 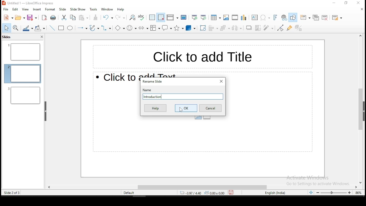 What do you see at coordinates (108, 17) in the screenshot?
I see `undo` at bounding box center [108, 17].